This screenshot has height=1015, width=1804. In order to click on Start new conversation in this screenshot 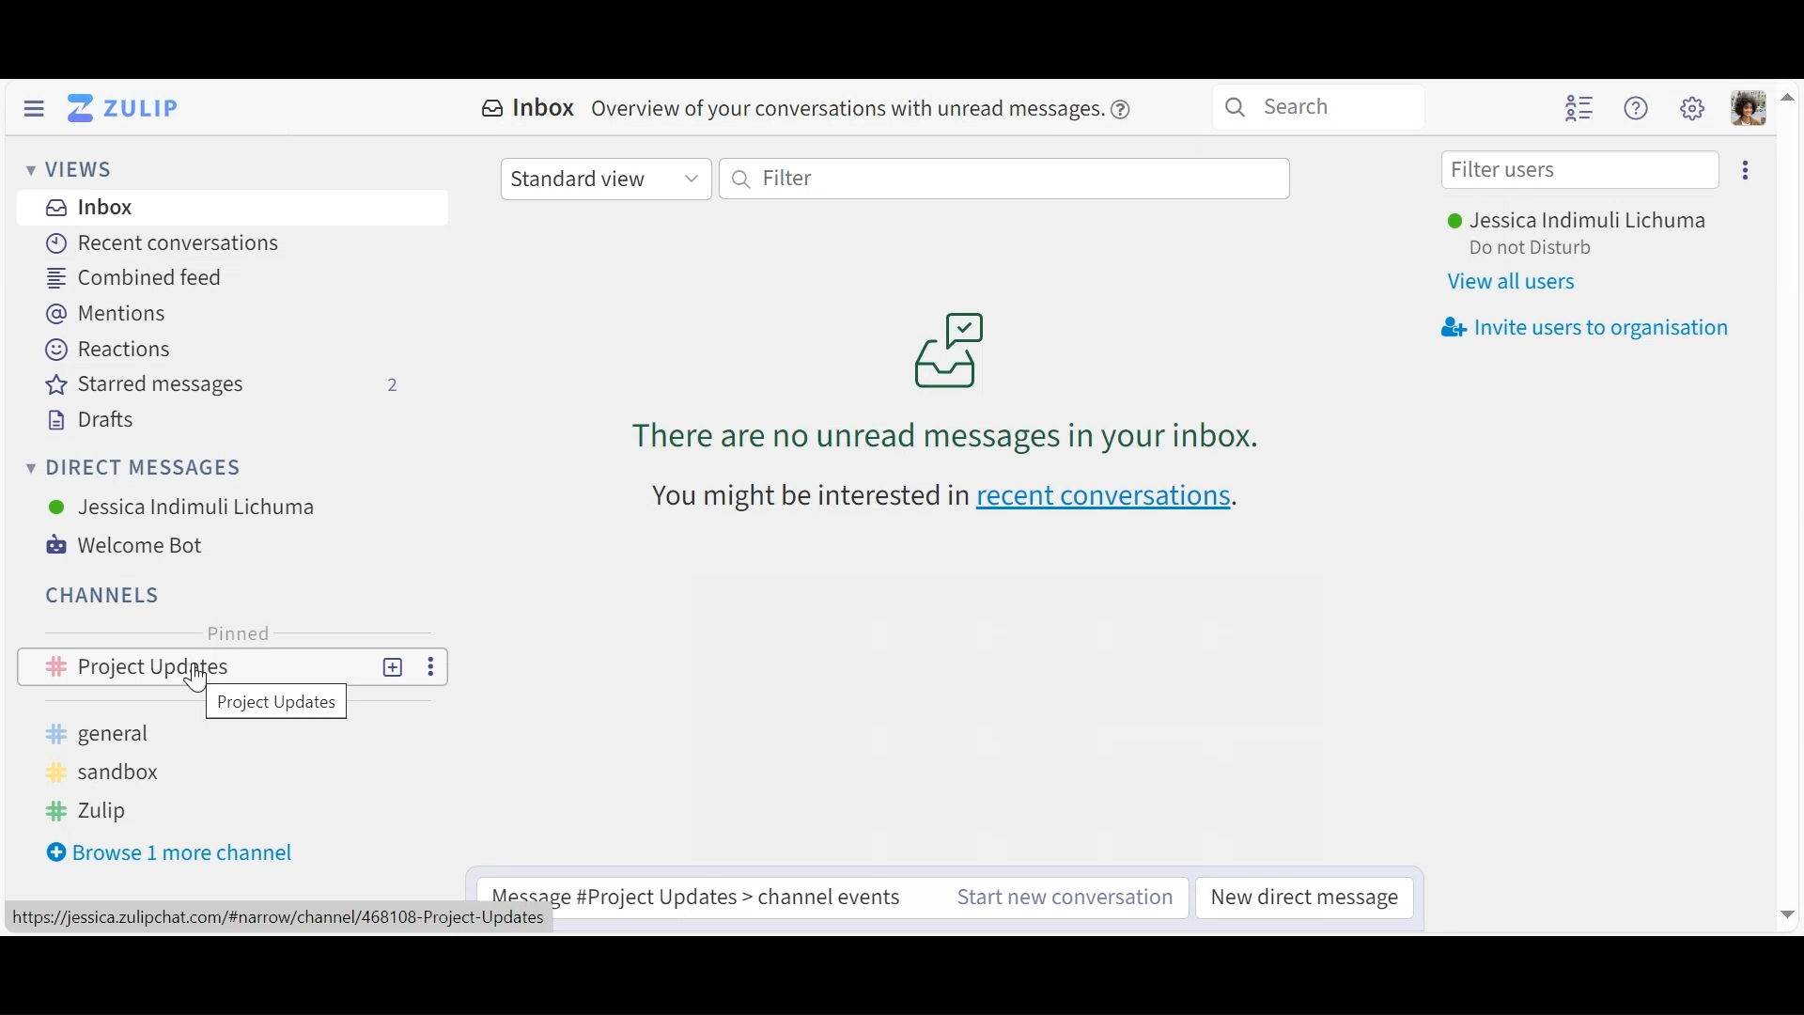, I will do `click(1065, 899)`.